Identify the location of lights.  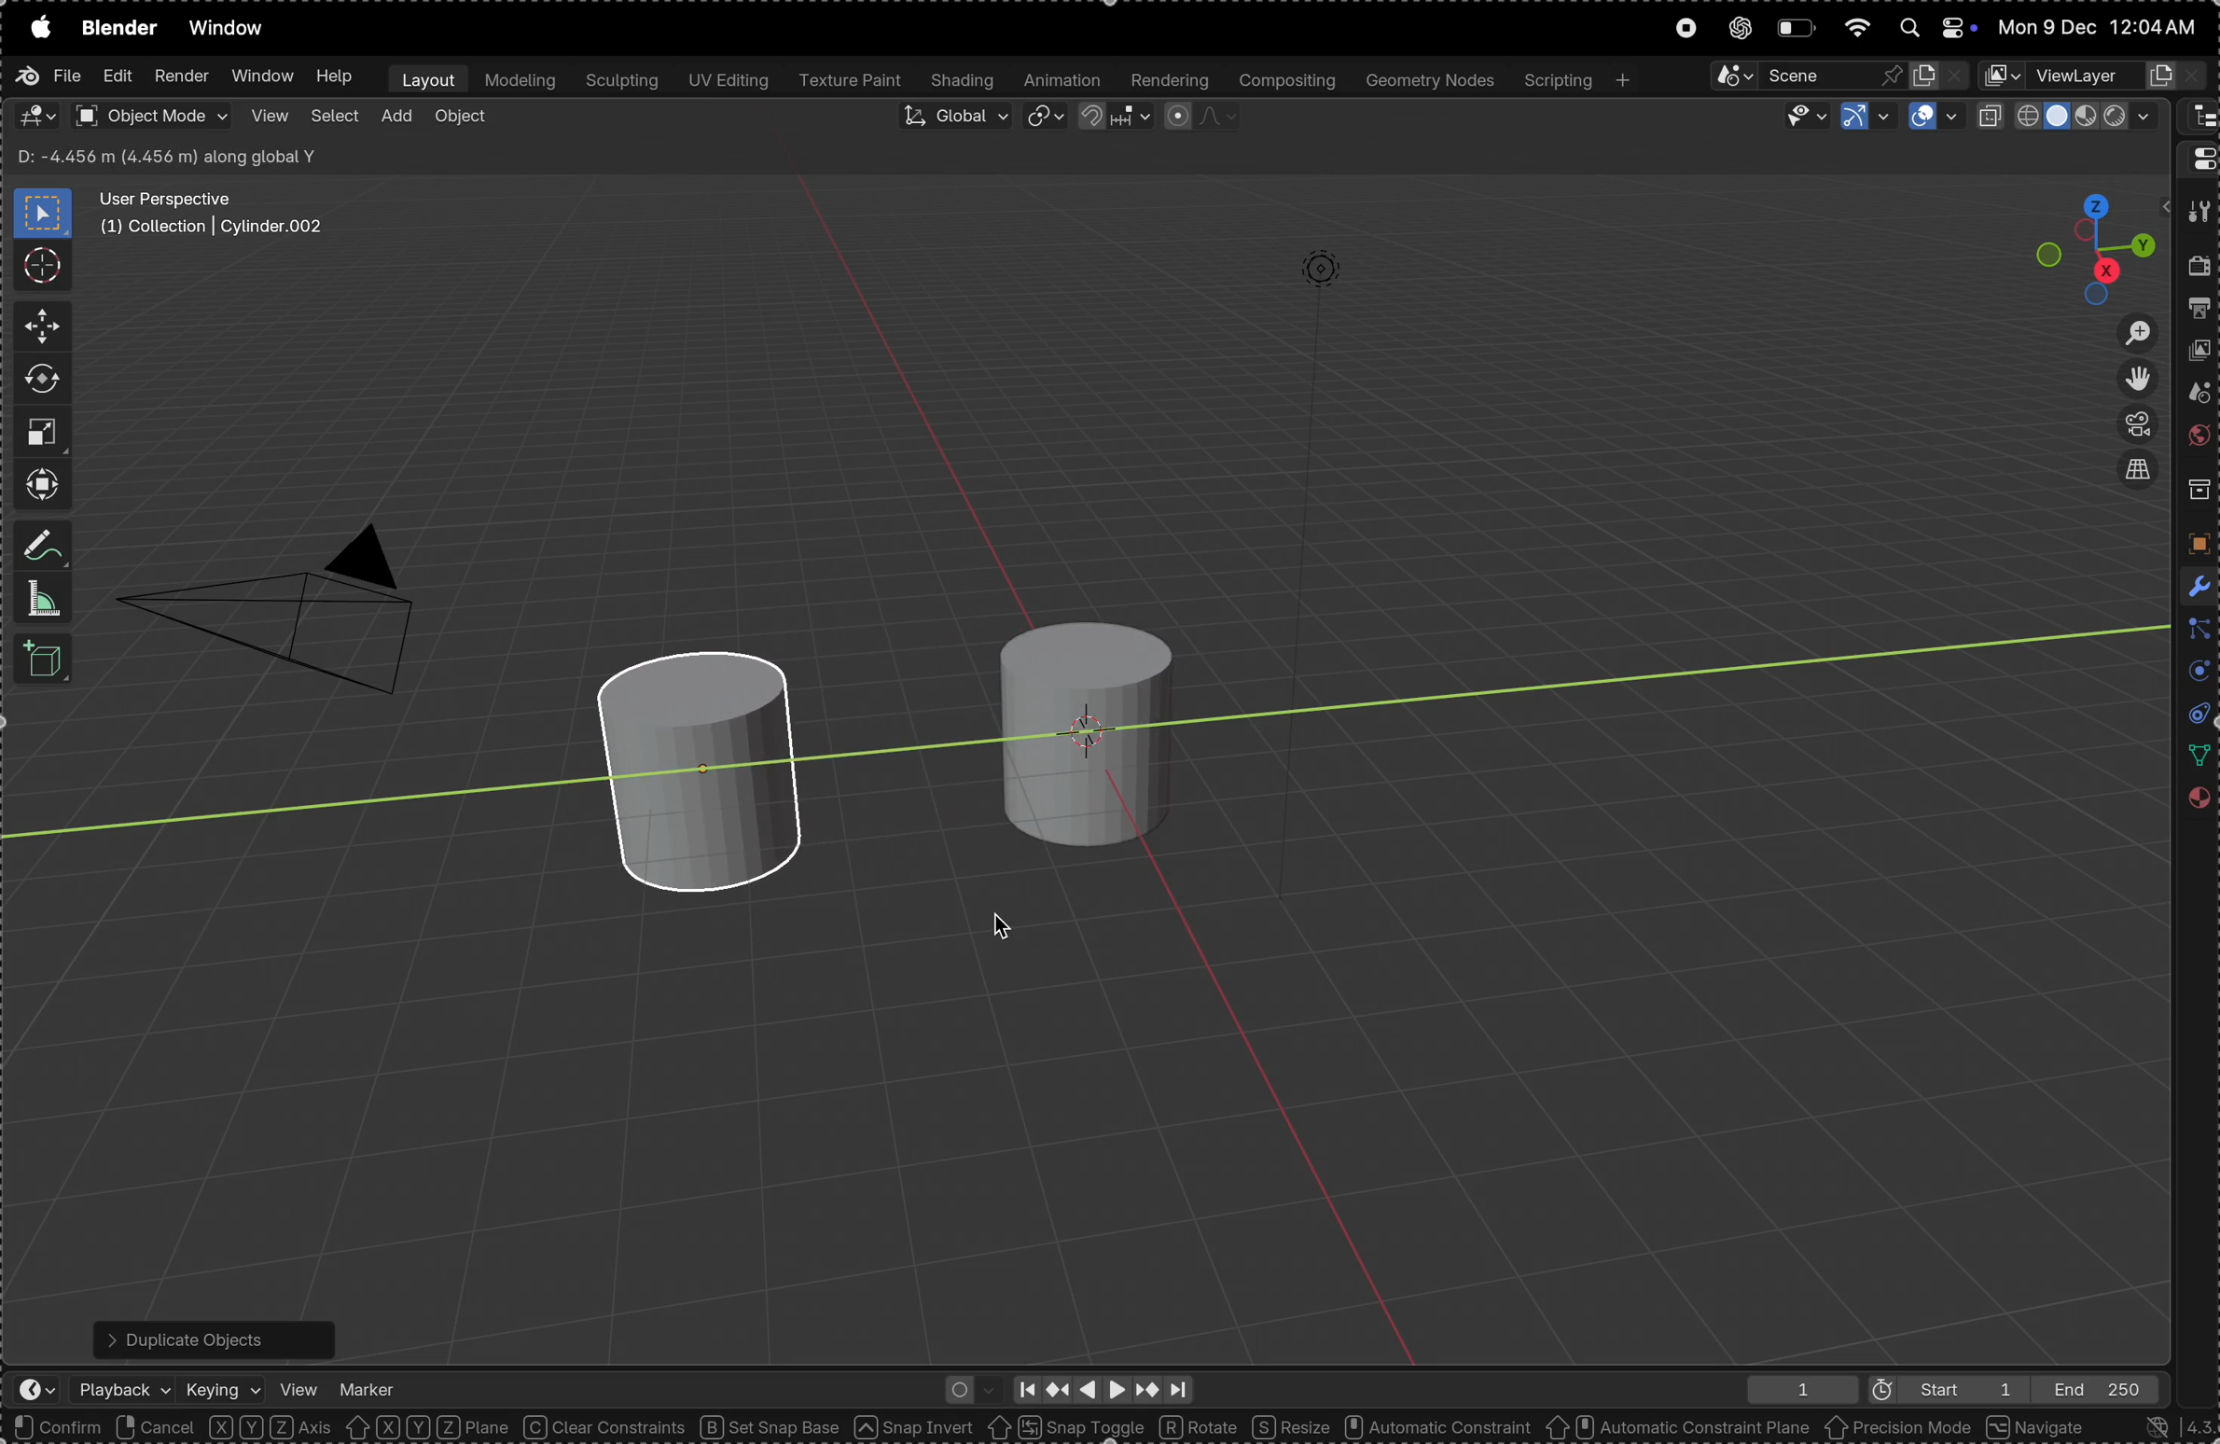
(1342, 282).